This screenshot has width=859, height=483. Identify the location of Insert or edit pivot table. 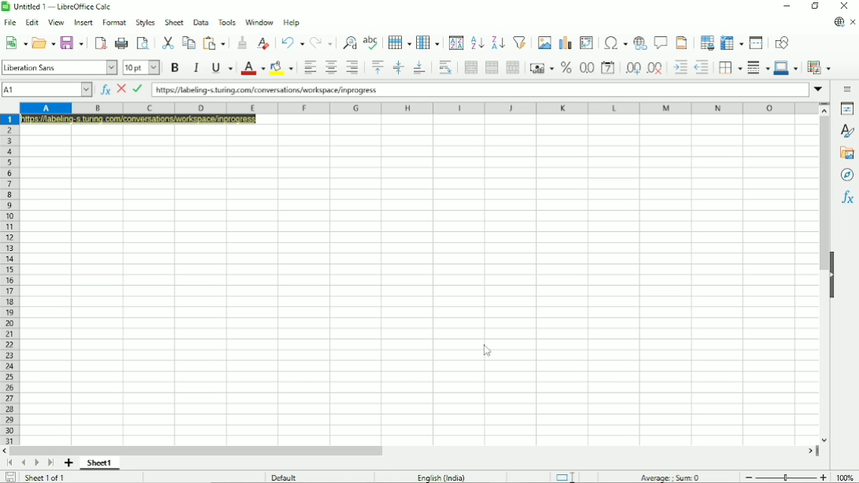
(586, 43).